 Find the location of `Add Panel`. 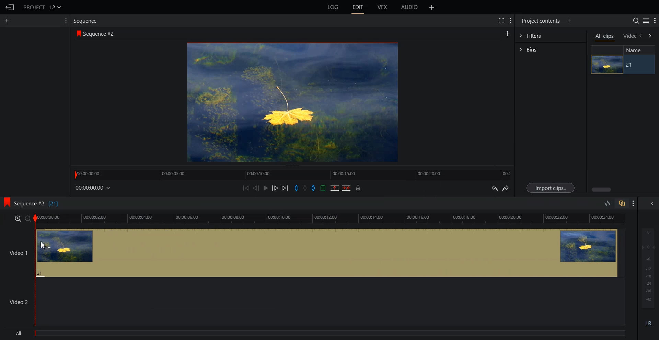

Add Panel is located at coordinates (8, 20).